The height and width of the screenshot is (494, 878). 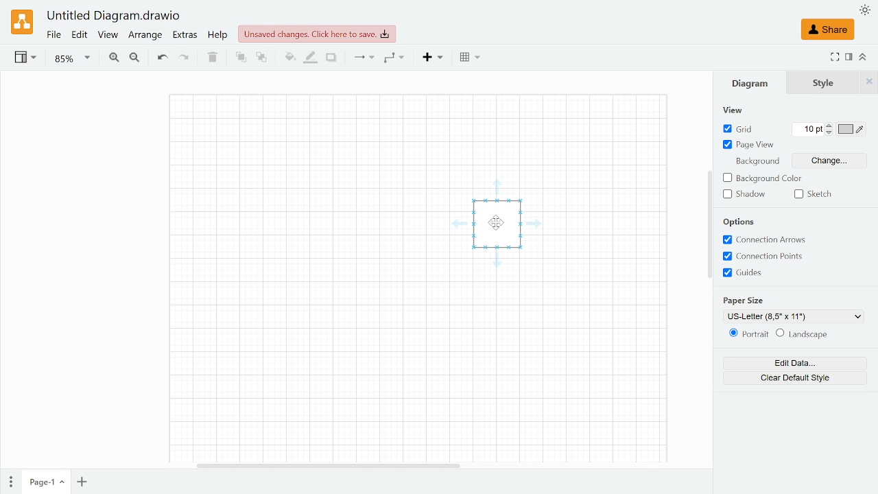 What do you see at coordinates (218, 35) in the screenshot?
I see `Help` at bounding box center [218, 35].